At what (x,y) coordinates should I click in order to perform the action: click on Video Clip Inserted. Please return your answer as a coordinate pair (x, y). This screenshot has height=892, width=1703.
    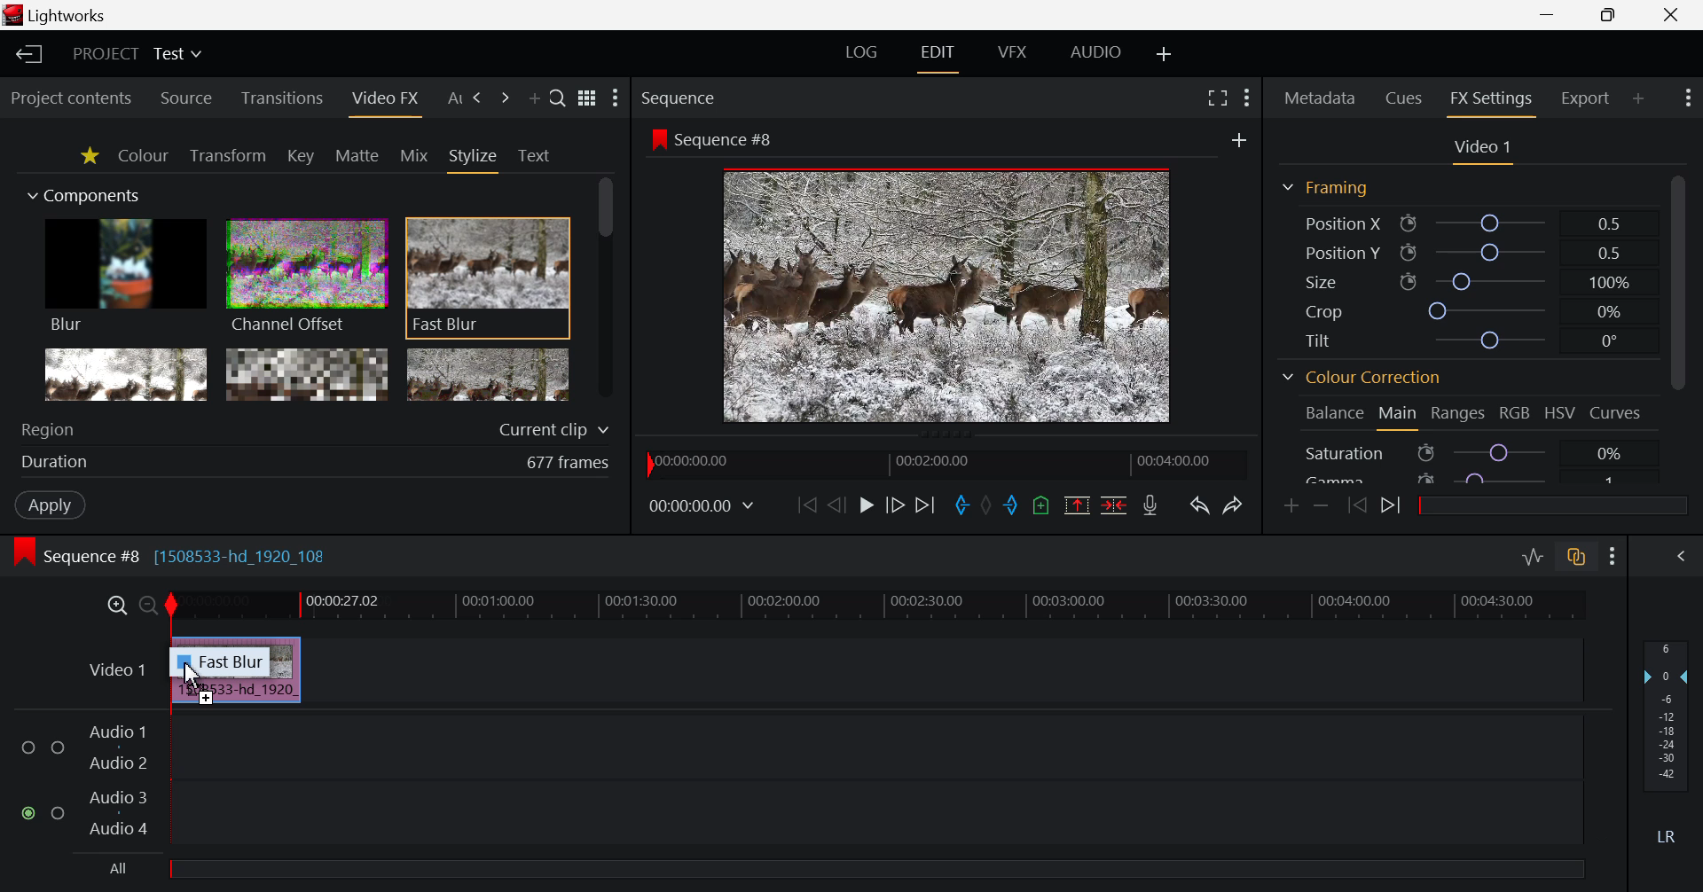
    Looking at the image, I should click on (235, 694).